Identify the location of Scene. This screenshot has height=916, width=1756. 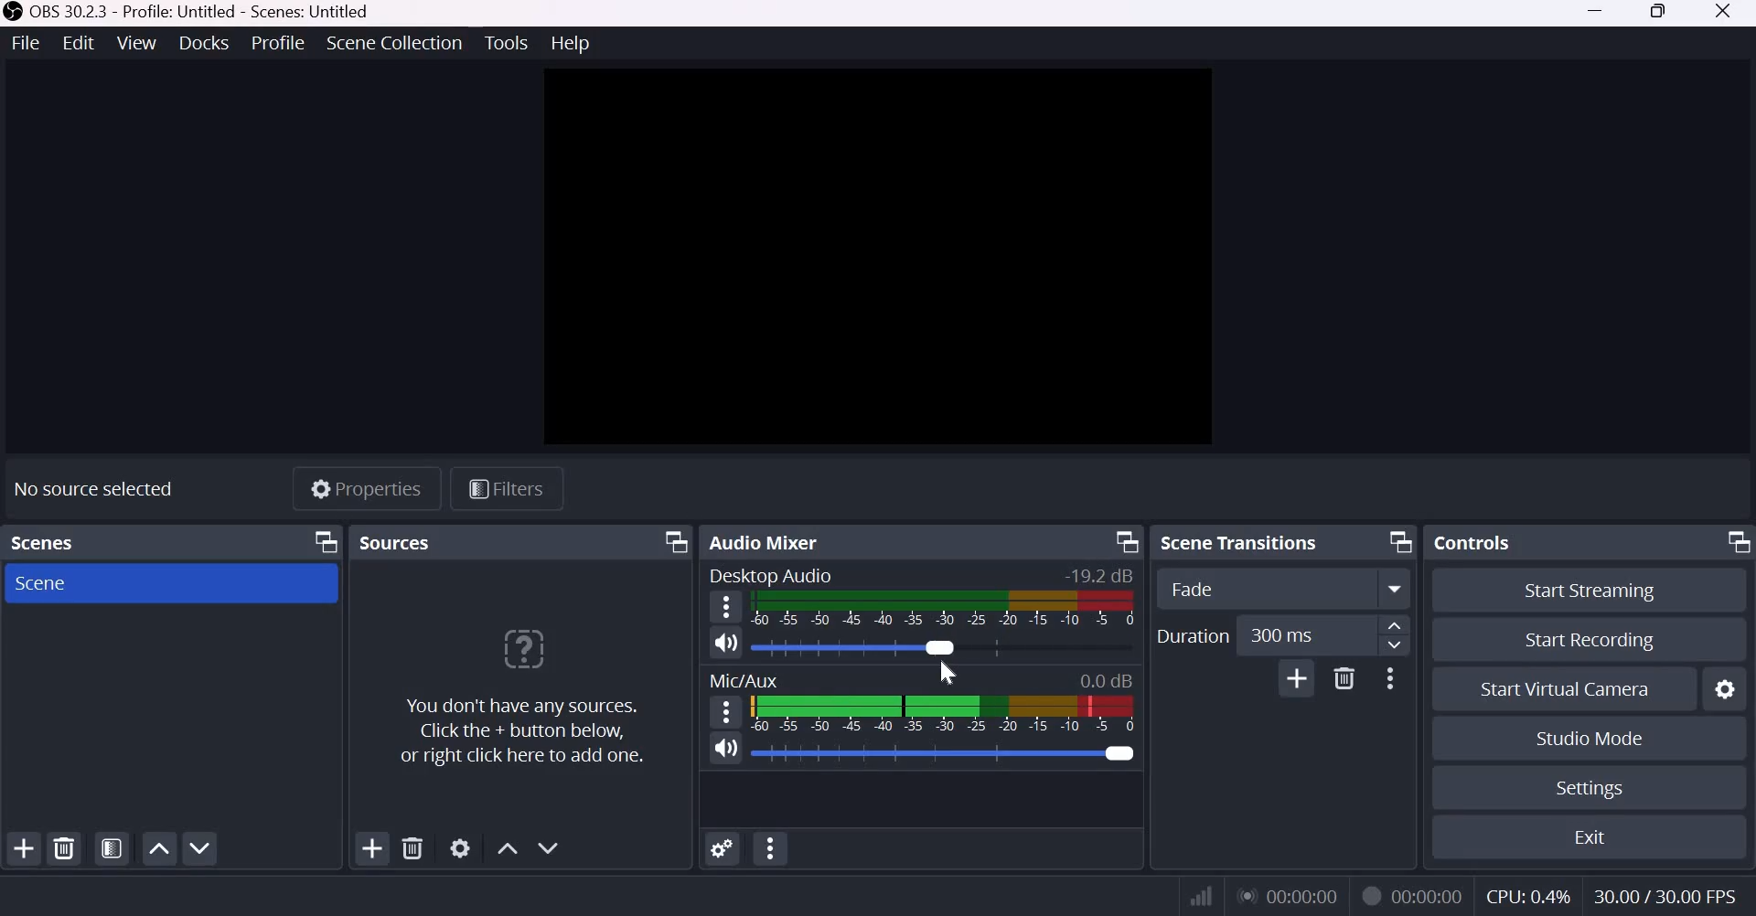
(65, 583).